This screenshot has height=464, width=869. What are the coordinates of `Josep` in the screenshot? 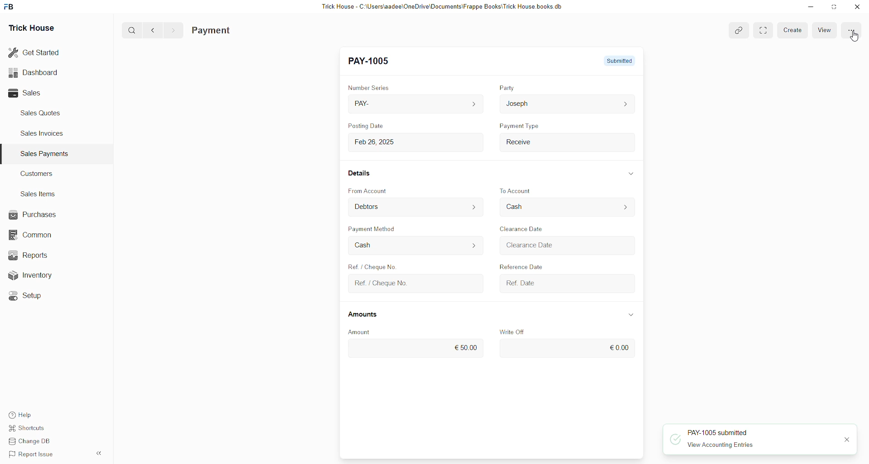 It's located at (563, 104).